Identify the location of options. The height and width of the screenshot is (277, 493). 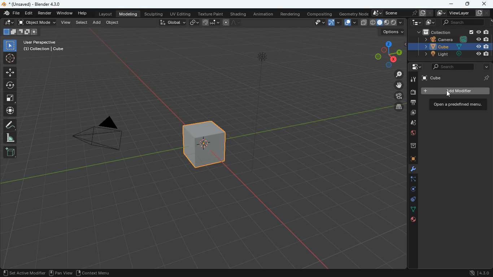
(392, 33).